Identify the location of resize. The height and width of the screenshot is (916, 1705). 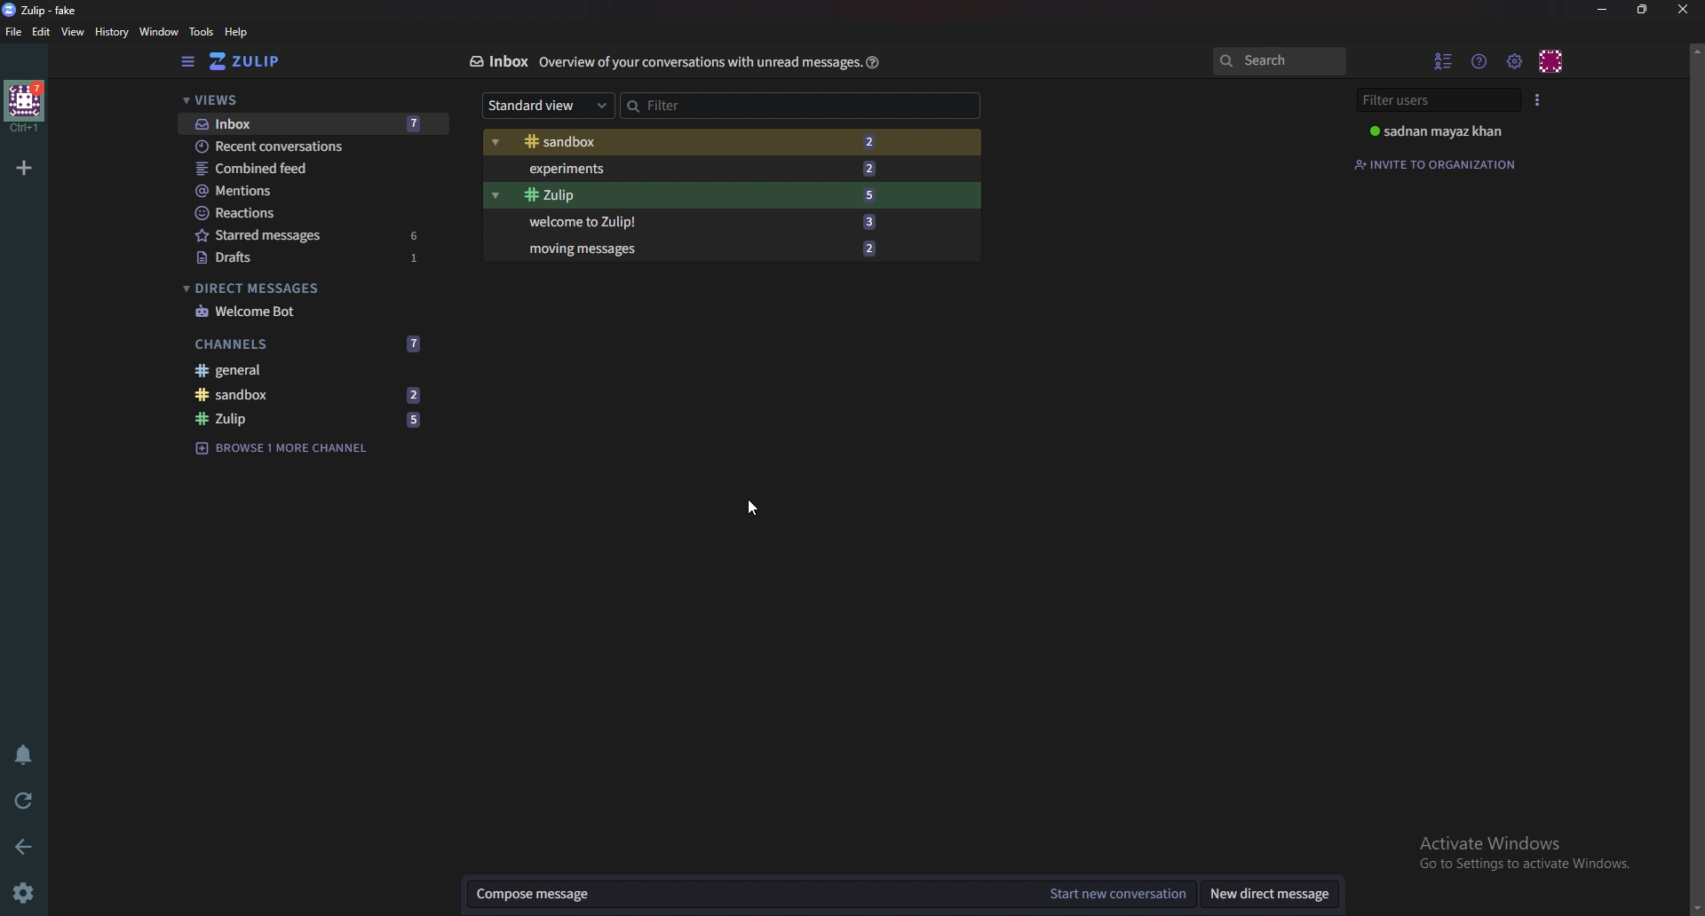
(1641, 10).